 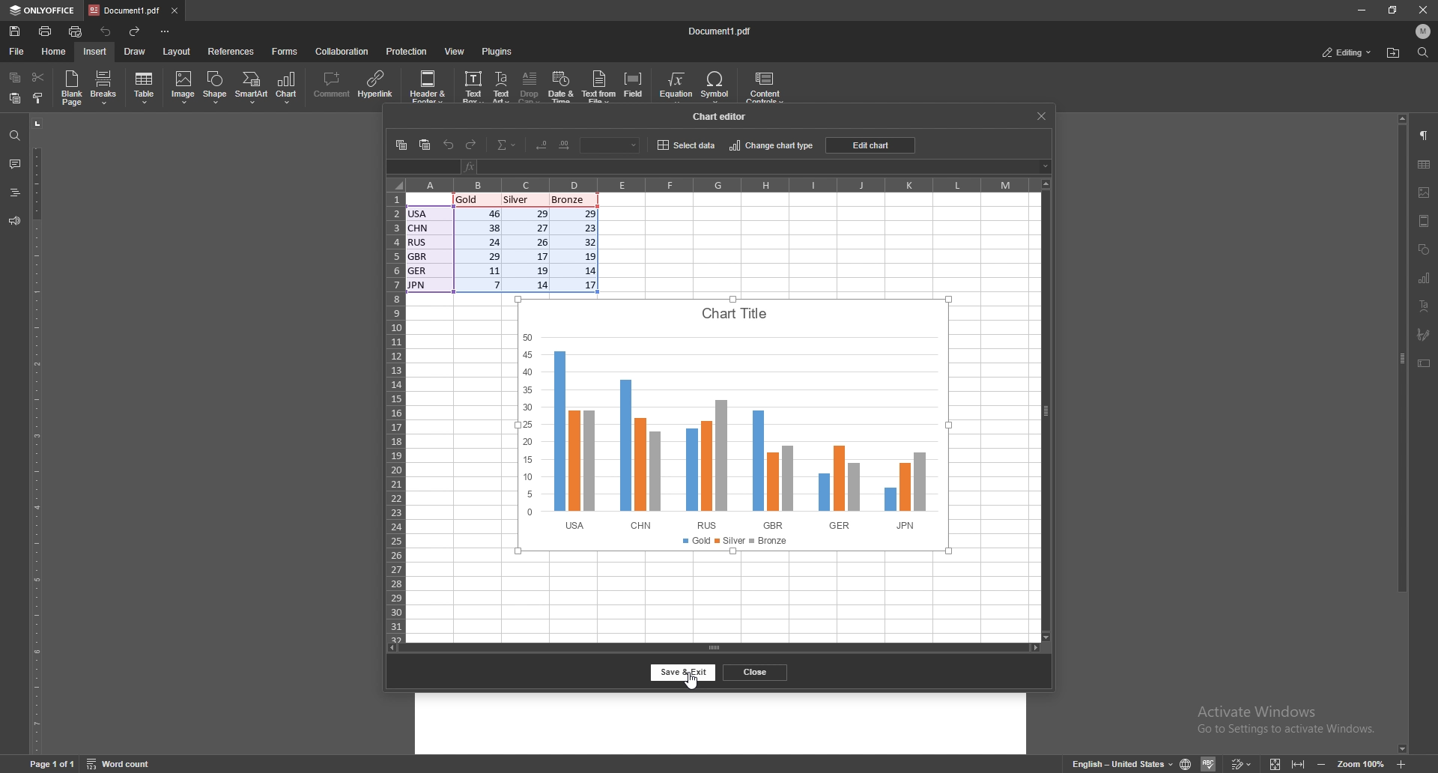 I want to click on table, so click(x=1425, y=165).